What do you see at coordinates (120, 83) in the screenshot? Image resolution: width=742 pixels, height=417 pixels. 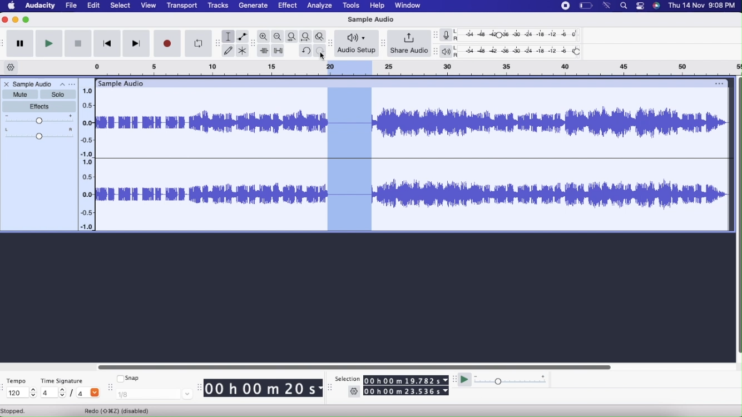 I see `sample audio` at bounding box center [120, 83].